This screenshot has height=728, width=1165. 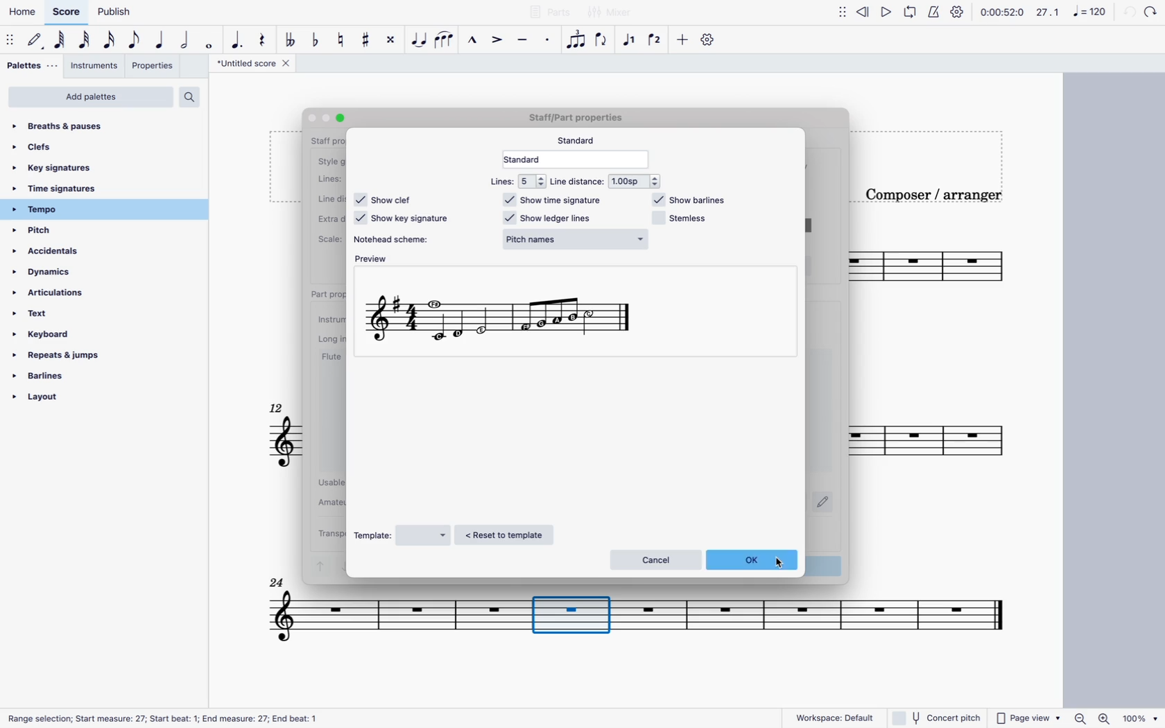 I want to click on tempo, so click(x=88, y=211).